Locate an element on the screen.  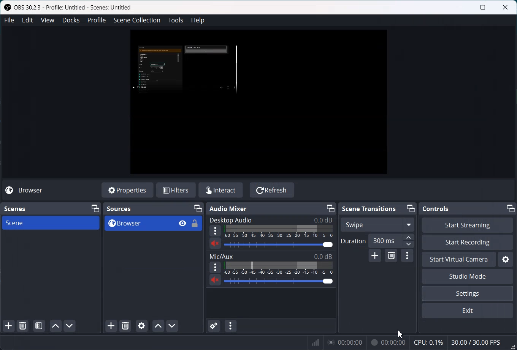
Properties is located at coordinates (127, 190).